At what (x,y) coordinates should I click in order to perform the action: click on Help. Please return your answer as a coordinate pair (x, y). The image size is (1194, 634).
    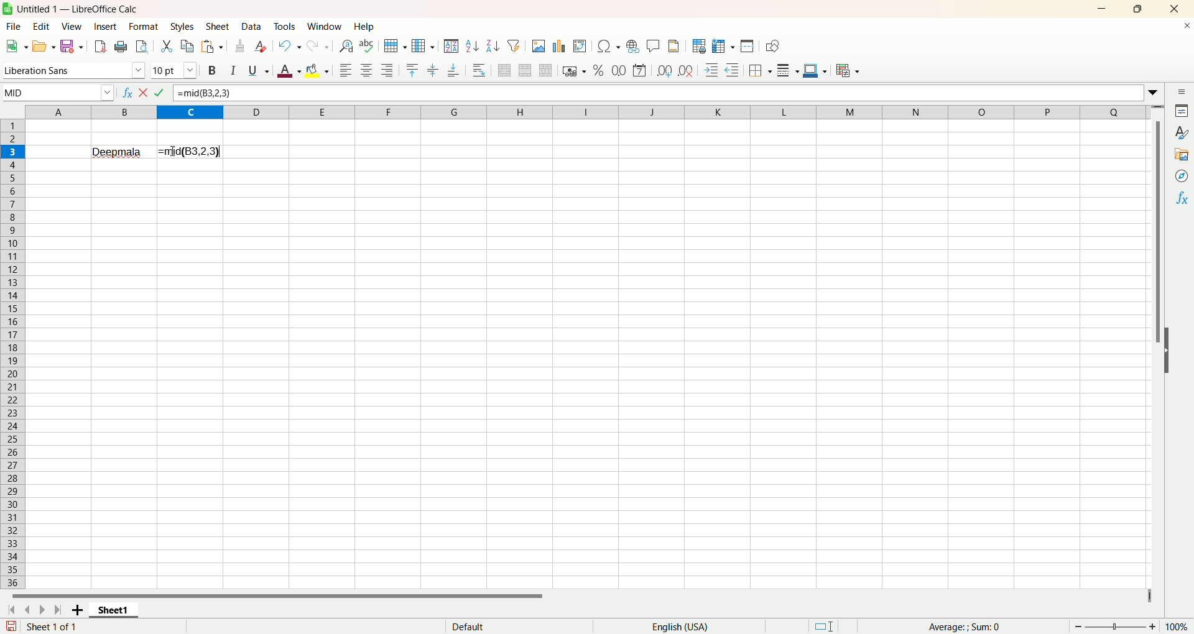
    Looking at the image, I should click on (366, 26).